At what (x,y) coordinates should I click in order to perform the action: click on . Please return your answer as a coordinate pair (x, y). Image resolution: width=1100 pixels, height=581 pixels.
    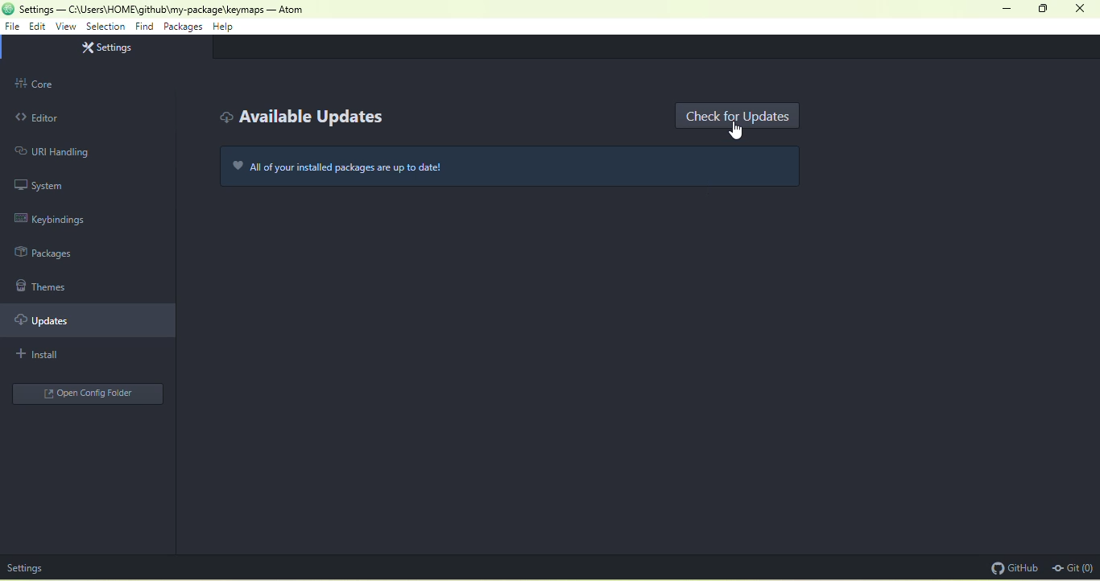
    Looking at the image, I should click on (54, 255).